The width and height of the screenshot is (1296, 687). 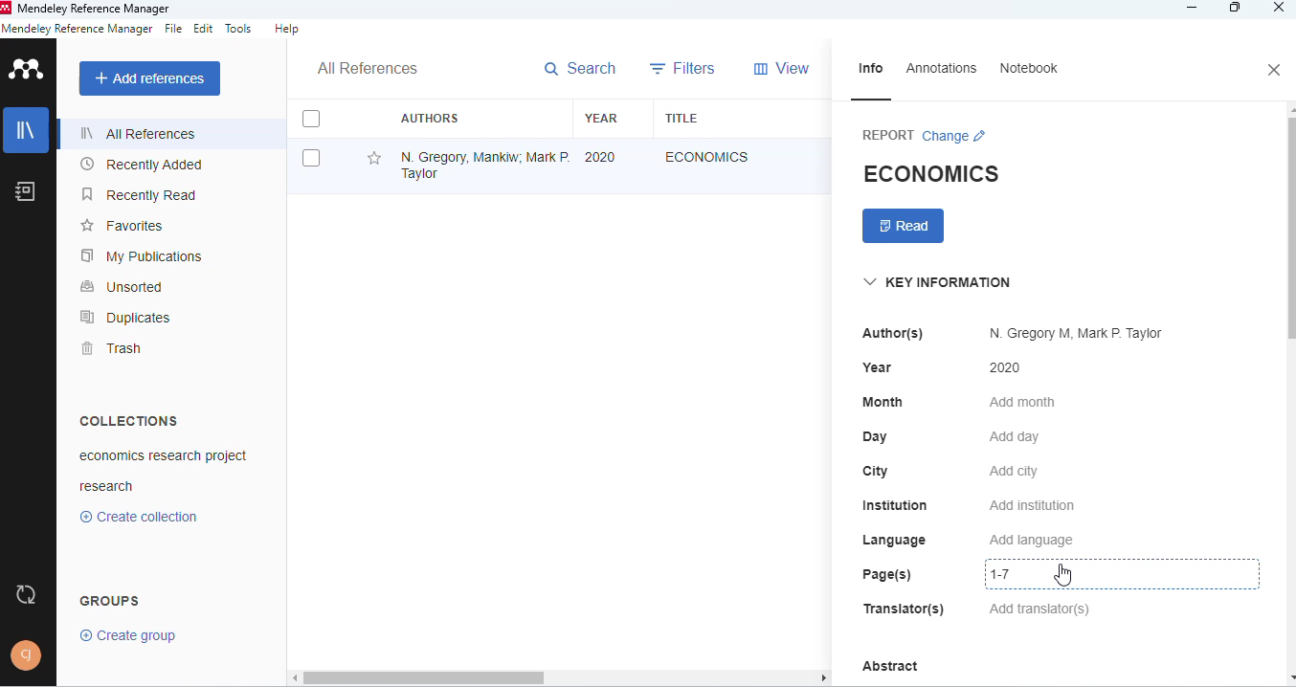 I want to click on scrollbar, so click(x=1288, y=223).